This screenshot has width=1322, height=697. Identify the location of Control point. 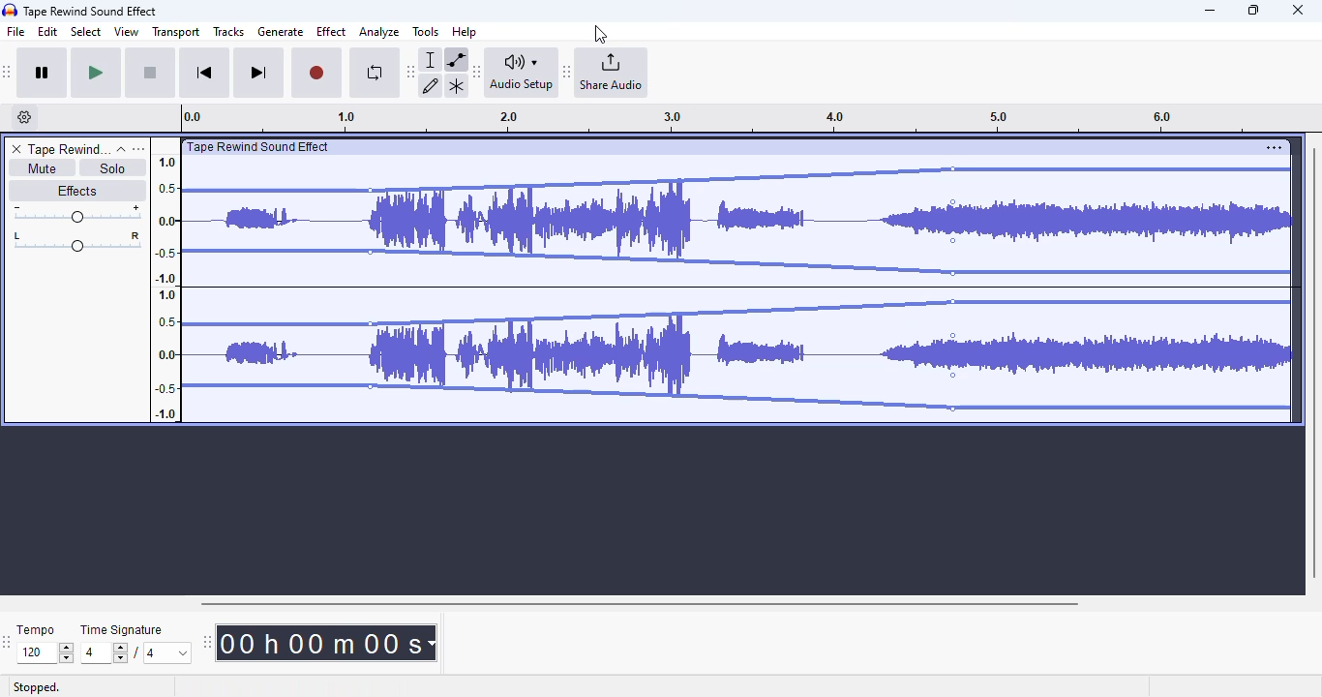
(953, 376).